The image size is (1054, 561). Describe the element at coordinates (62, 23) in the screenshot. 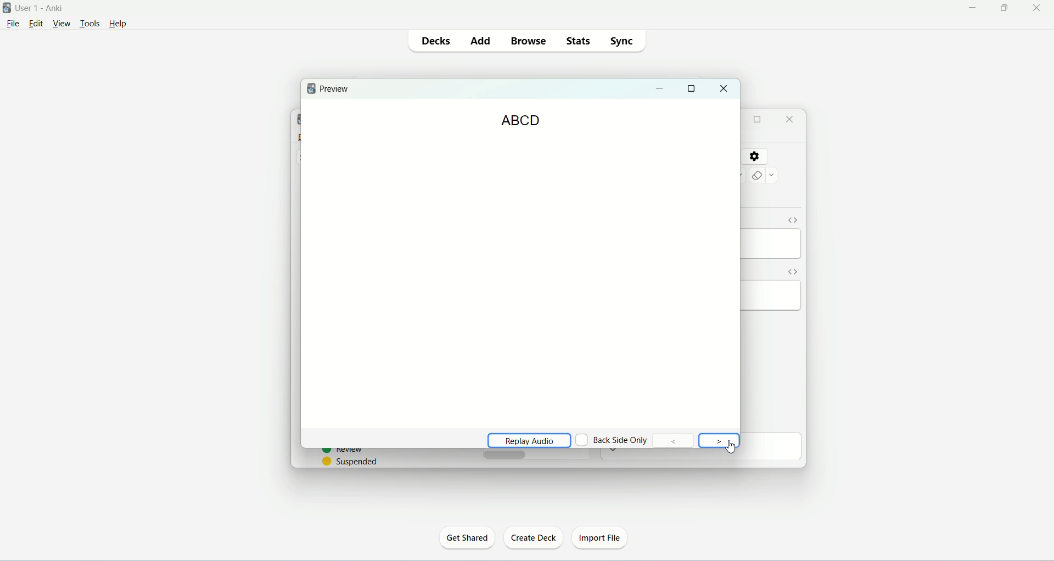

I see `view` at that location.